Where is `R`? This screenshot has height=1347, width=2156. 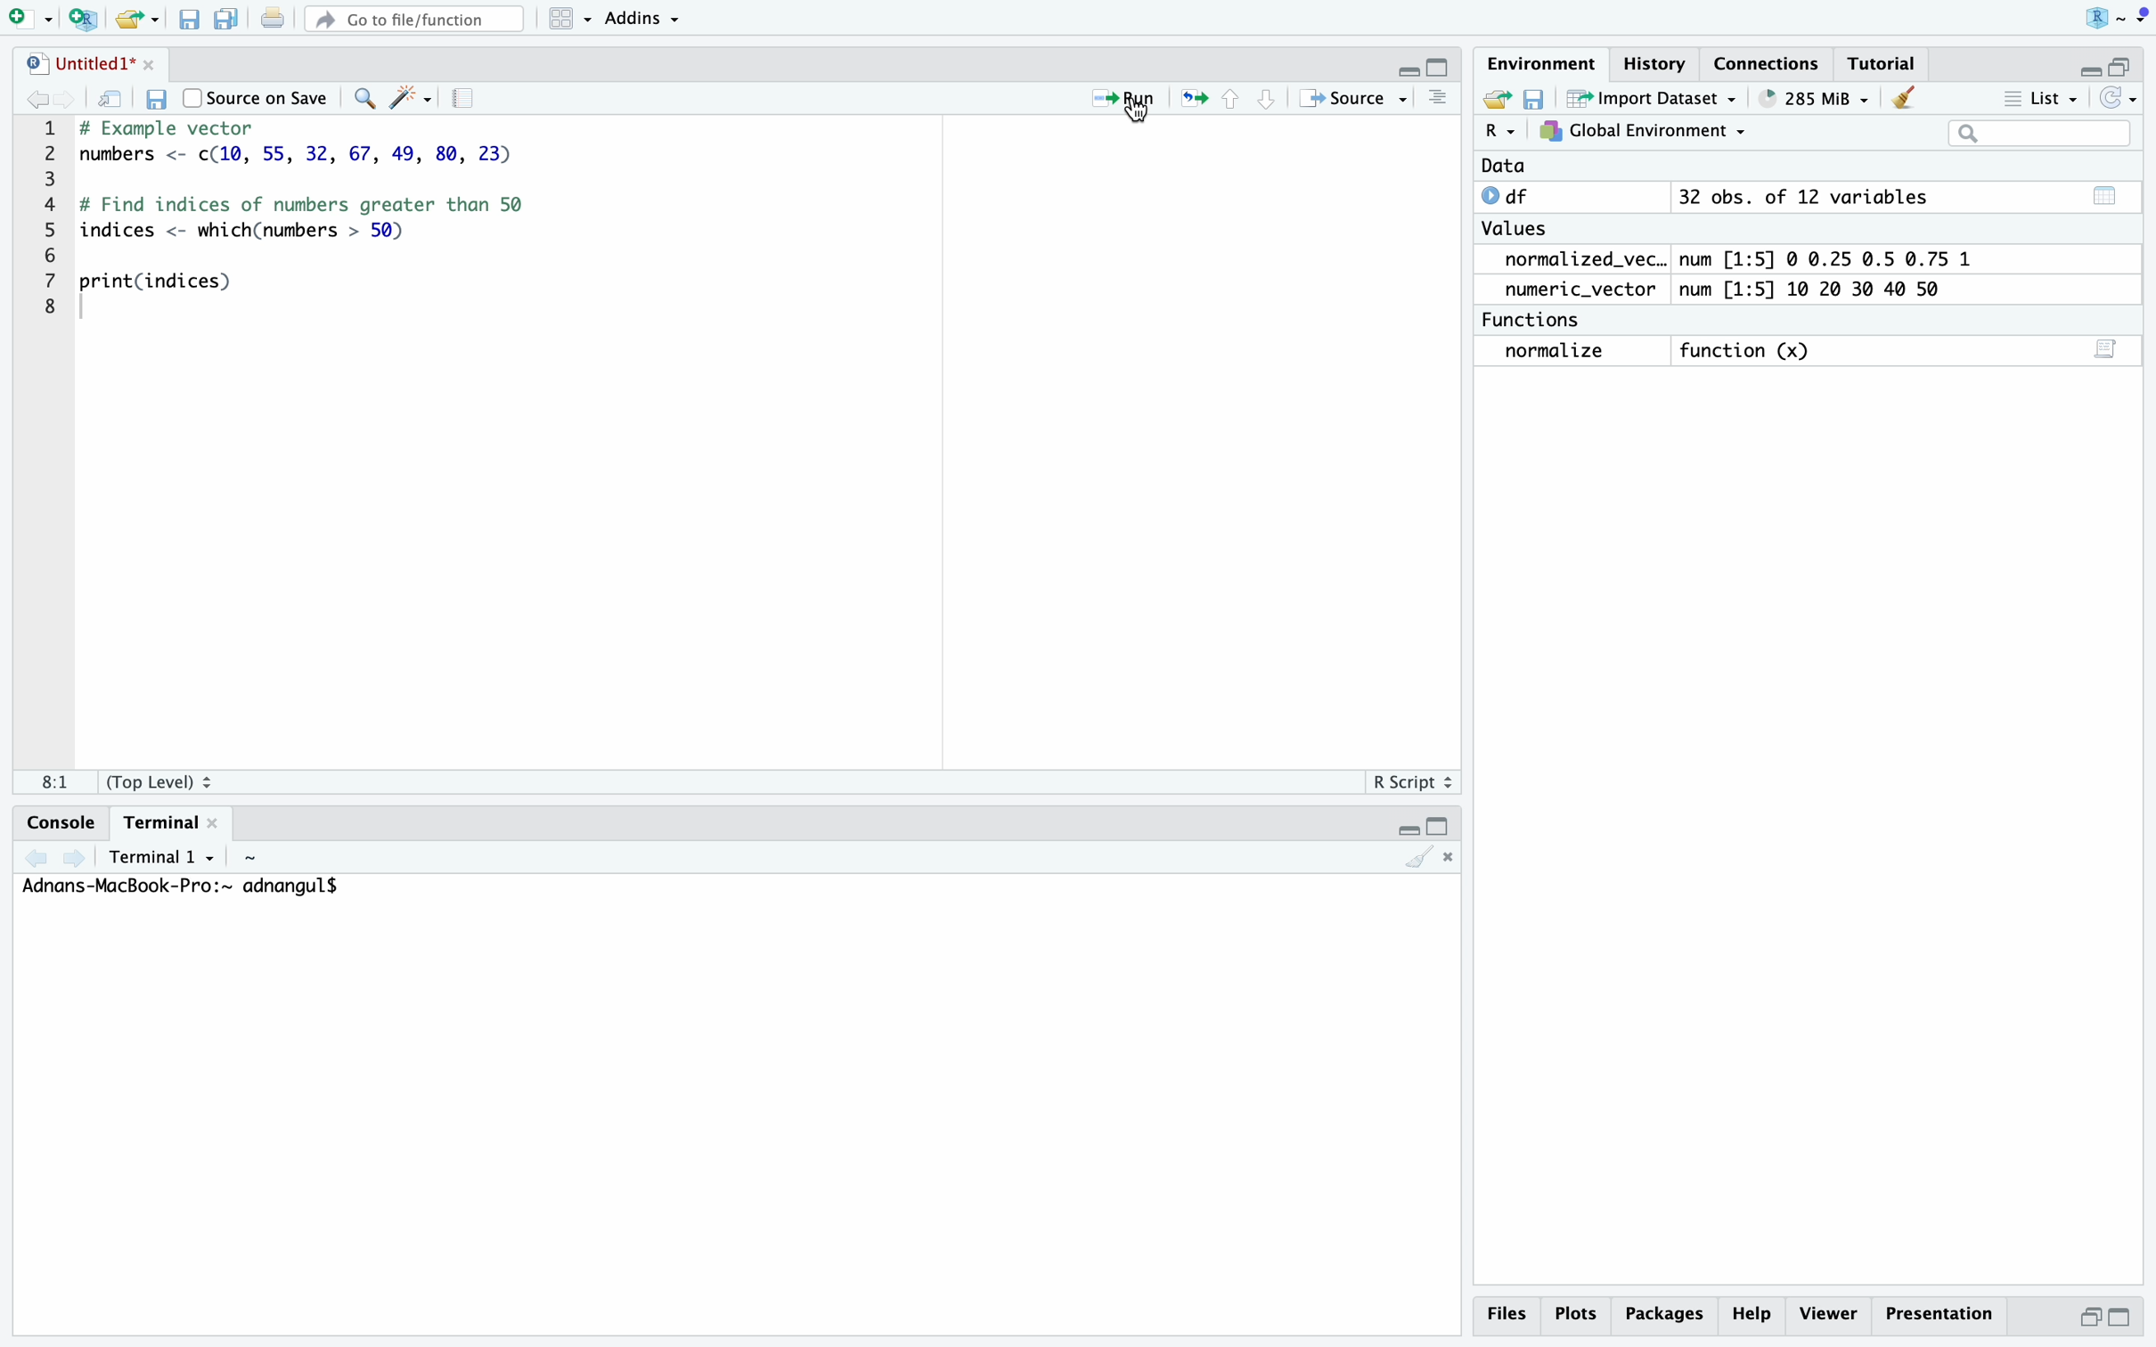
R is located at coordinates (1498, 134).